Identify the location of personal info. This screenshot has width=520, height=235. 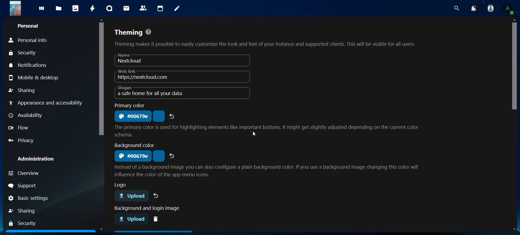
(32, 40).